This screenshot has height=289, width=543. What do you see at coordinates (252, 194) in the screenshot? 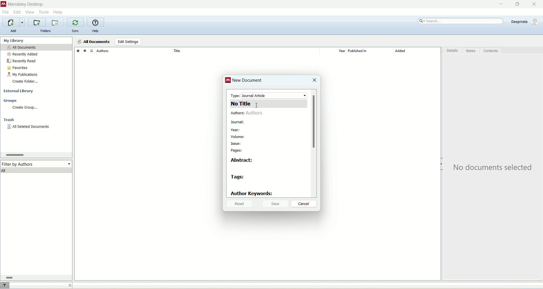
I see `author keywords` at bounding box center [252, 194].